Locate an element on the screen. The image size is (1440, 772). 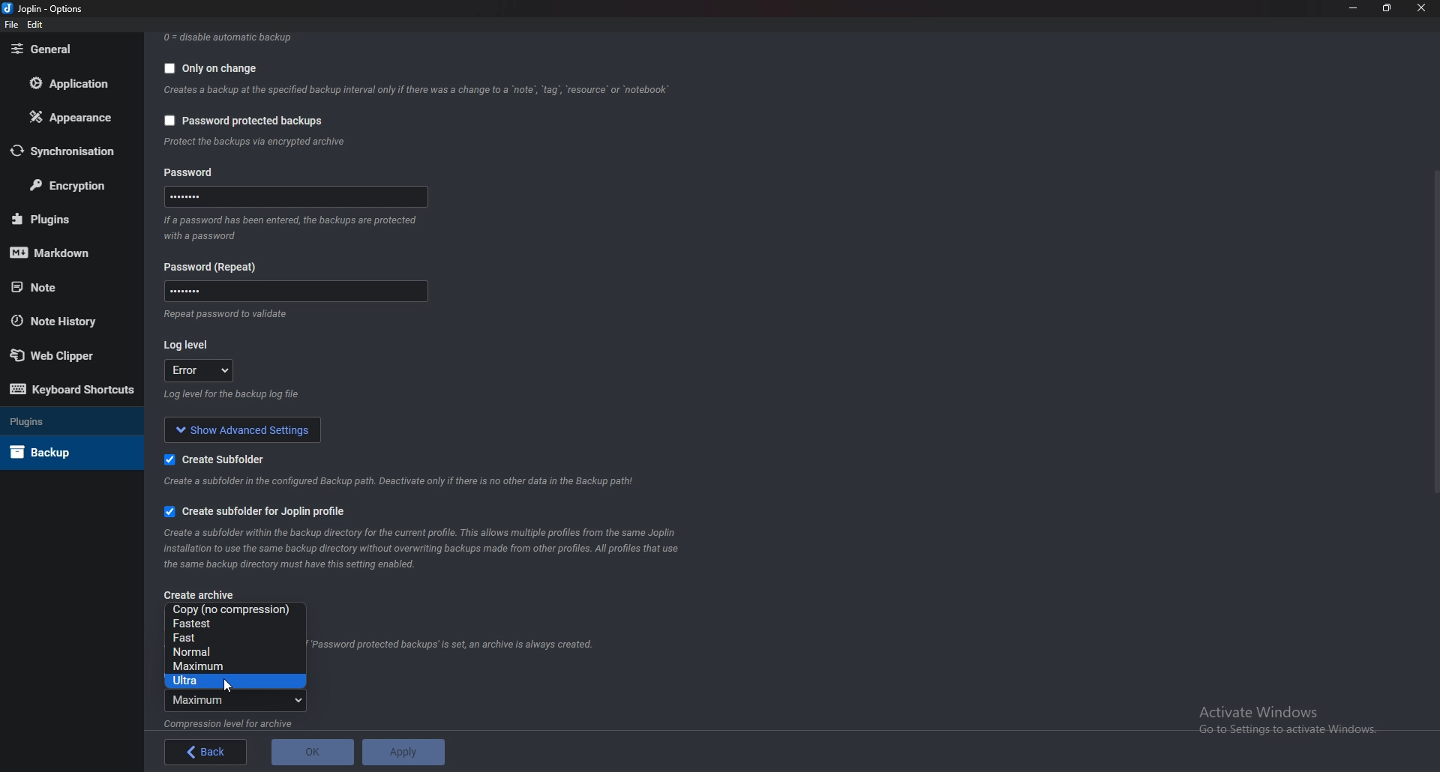
Apply is located at coordinates (402, 750).